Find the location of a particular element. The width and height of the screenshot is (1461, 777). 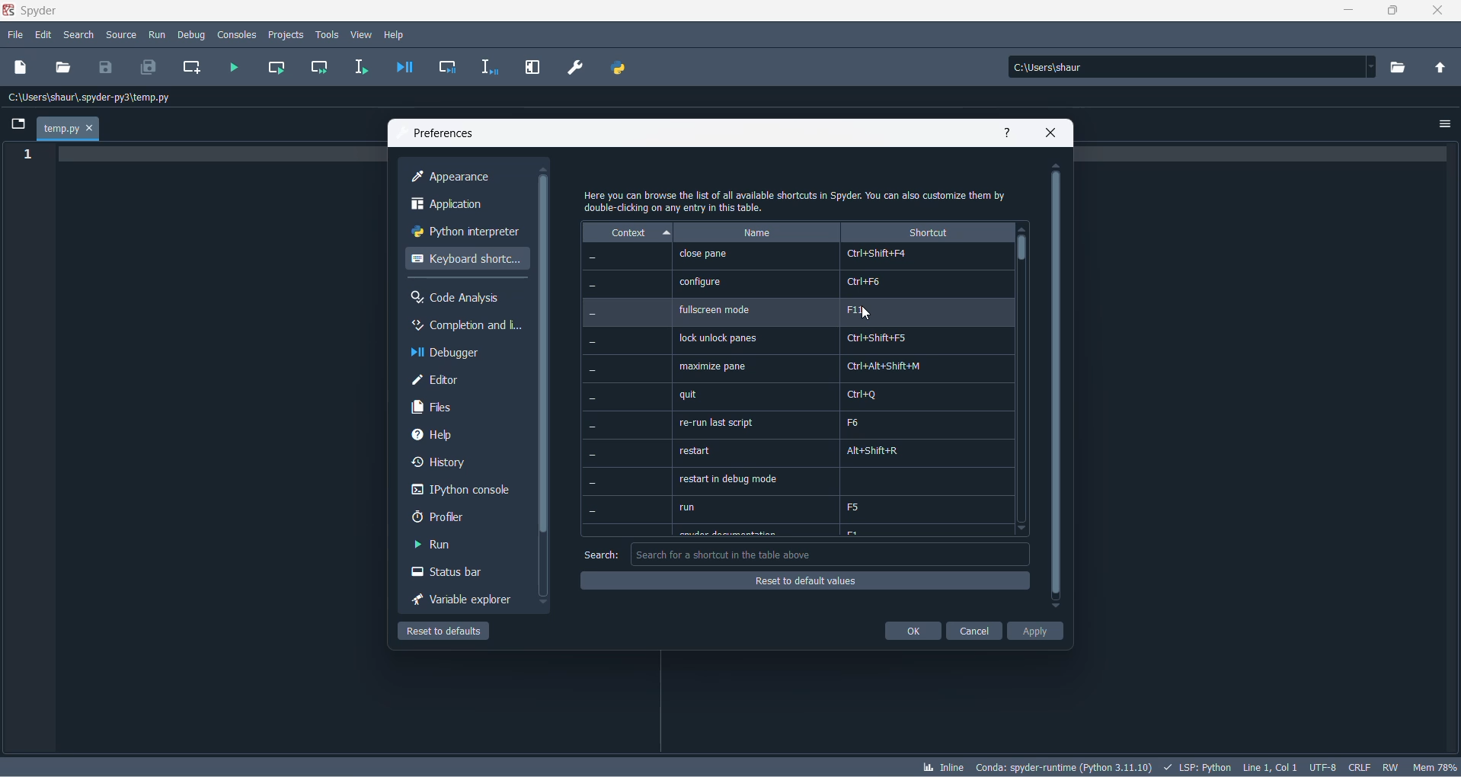

move down is located at coordinates (1021, 531).